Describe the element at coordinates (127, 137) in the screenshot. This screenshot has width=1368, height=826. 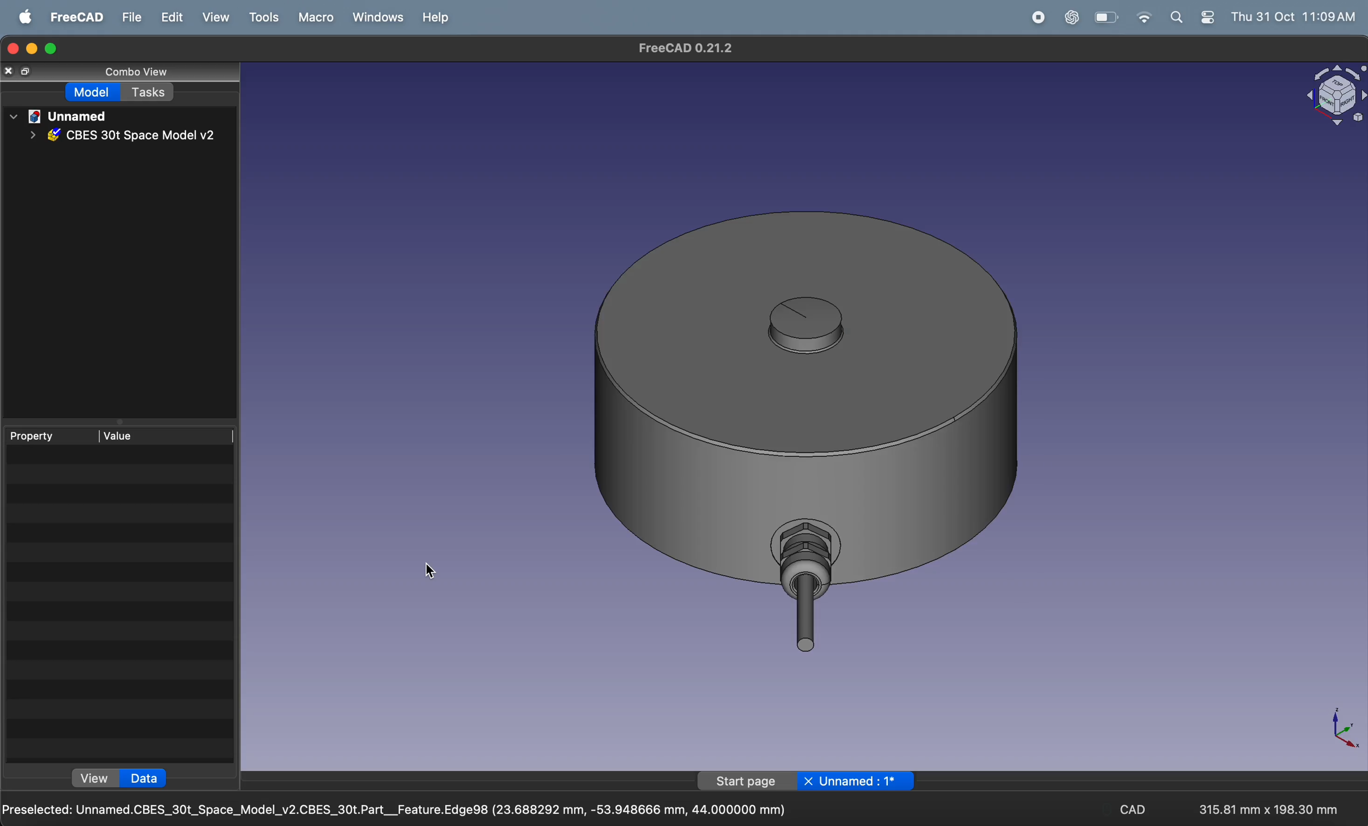
I see `CBES 30t Space model` at that location.